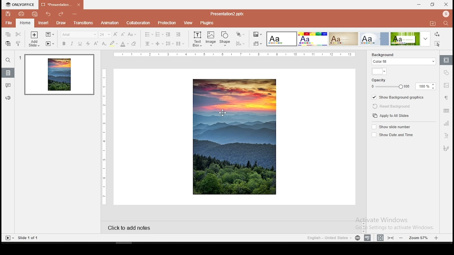 The image size is (454, 255). Describe the element at coordinates (18, 34) in the screenshot. I see `cut` at that location.